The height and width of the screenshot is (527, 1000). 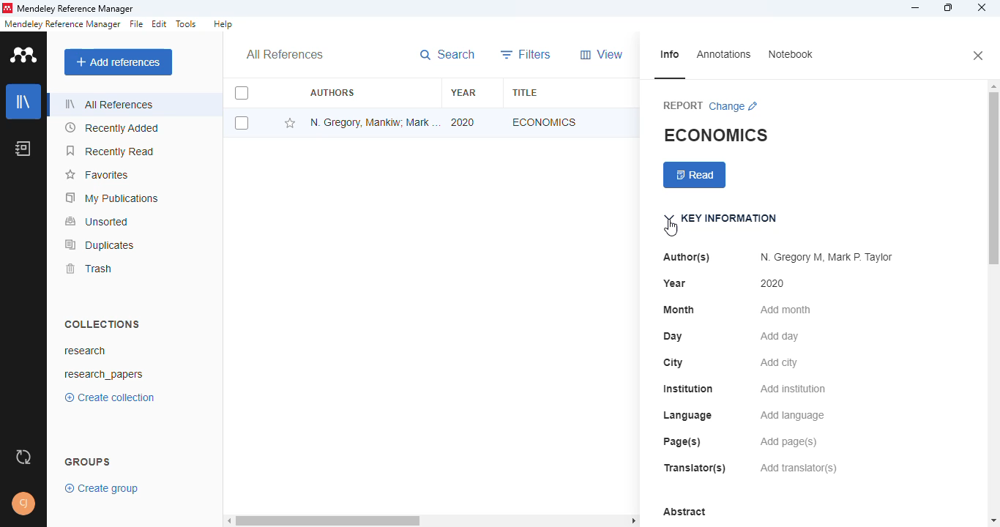 What do you see at coordinates (332, 91) in the screenshot?
I see `authors` at bounding box center [332, 91].